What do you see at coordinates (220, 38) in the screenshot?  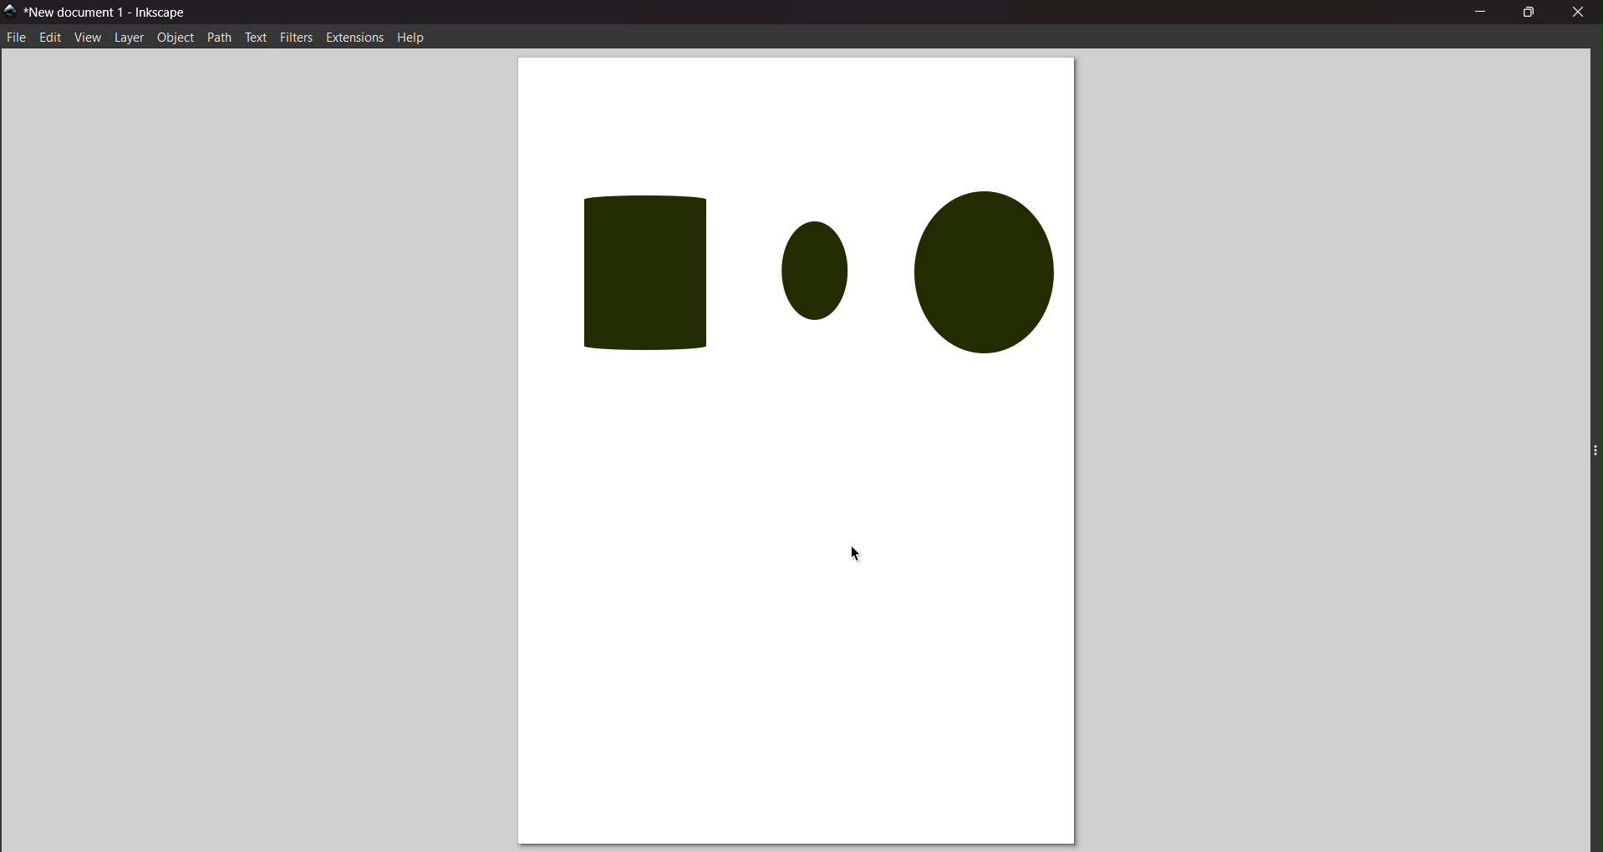 I see `path` at bounding box center [220, 38].